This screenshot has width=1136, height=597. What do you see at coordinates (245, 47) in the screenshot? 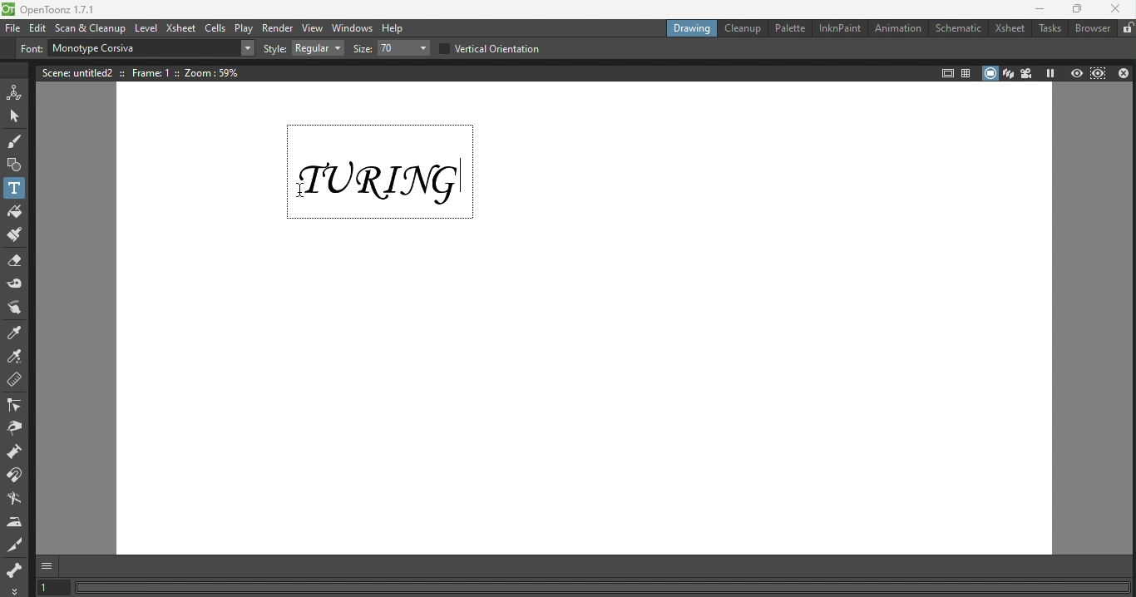
I see `Drop down` at bounding box center [245, 47].